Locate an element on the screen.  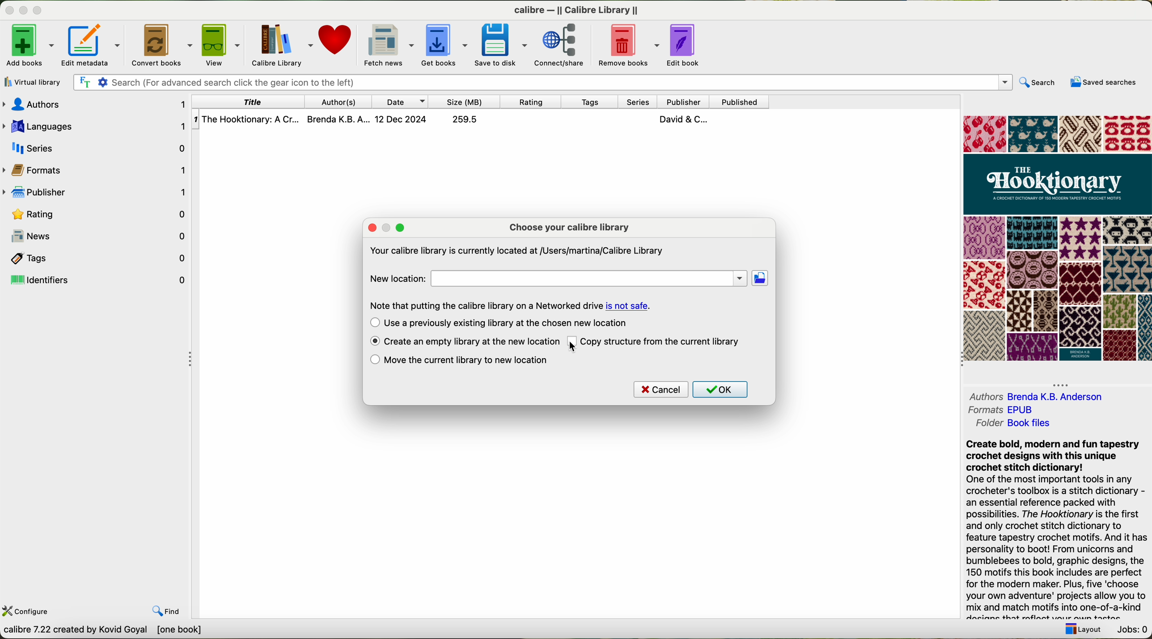
publisher is located at coordinates (685, 102).